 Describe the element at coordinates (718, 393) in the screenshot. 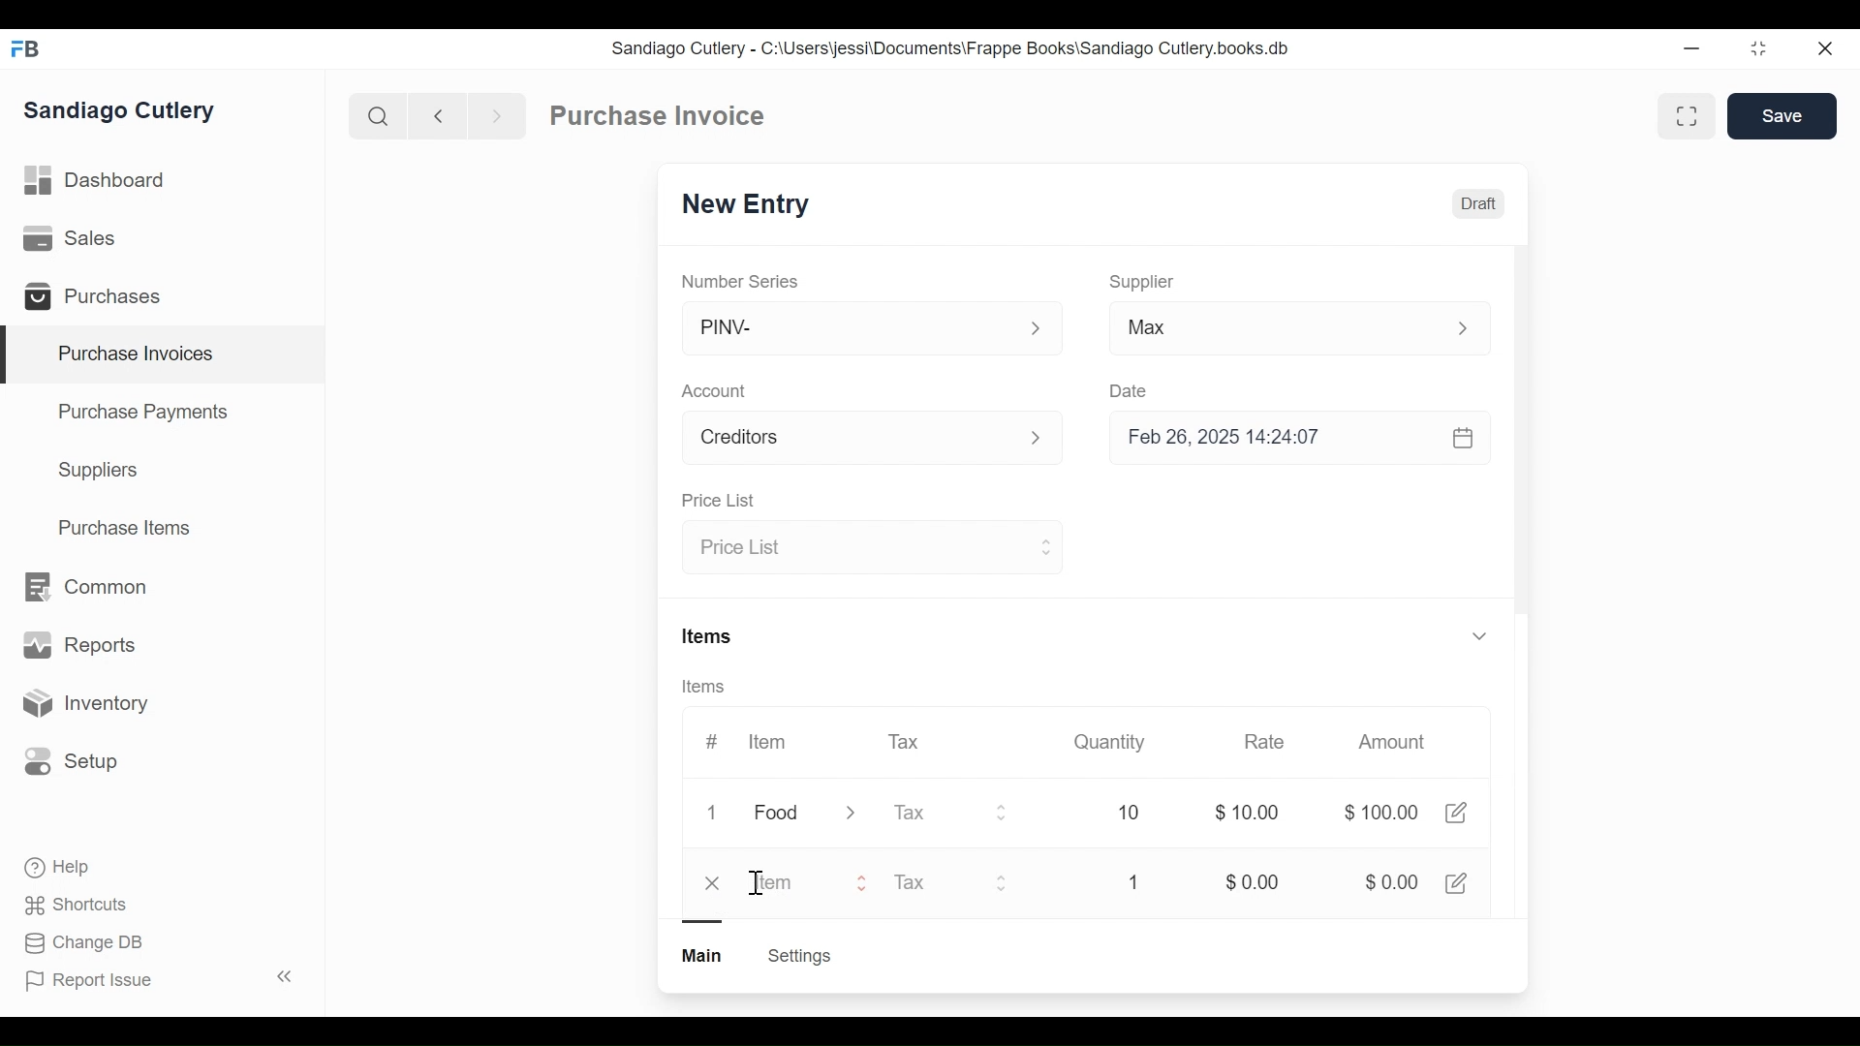

I see `Account` at that location.